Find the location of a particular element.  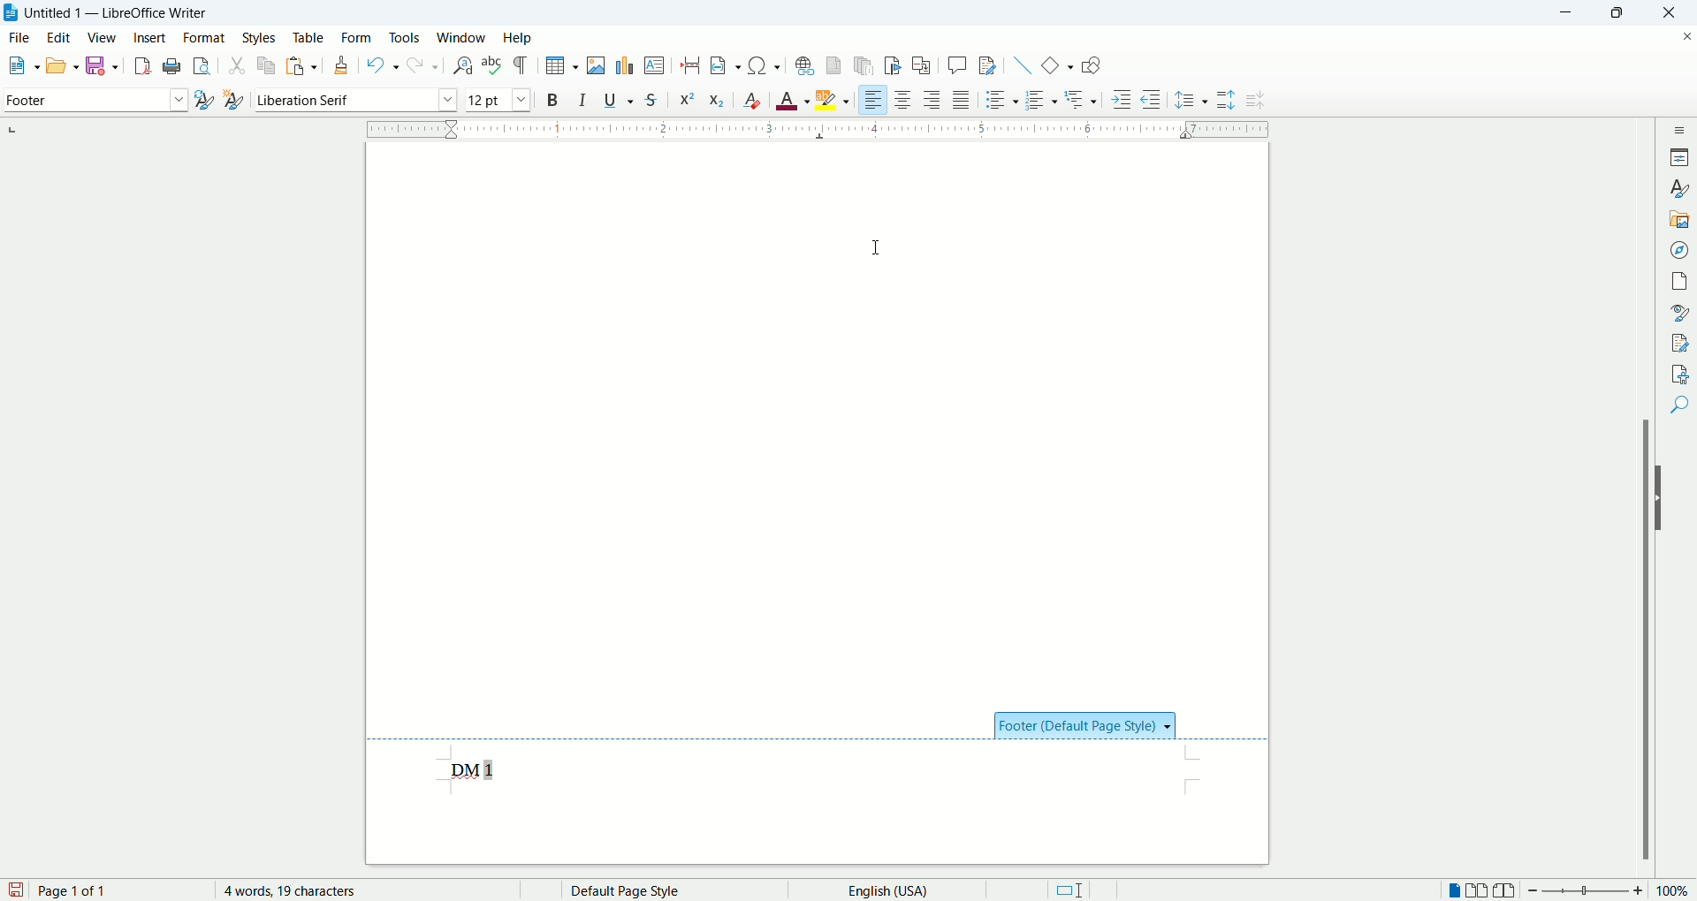

update style is located at coordinates (203, 101).